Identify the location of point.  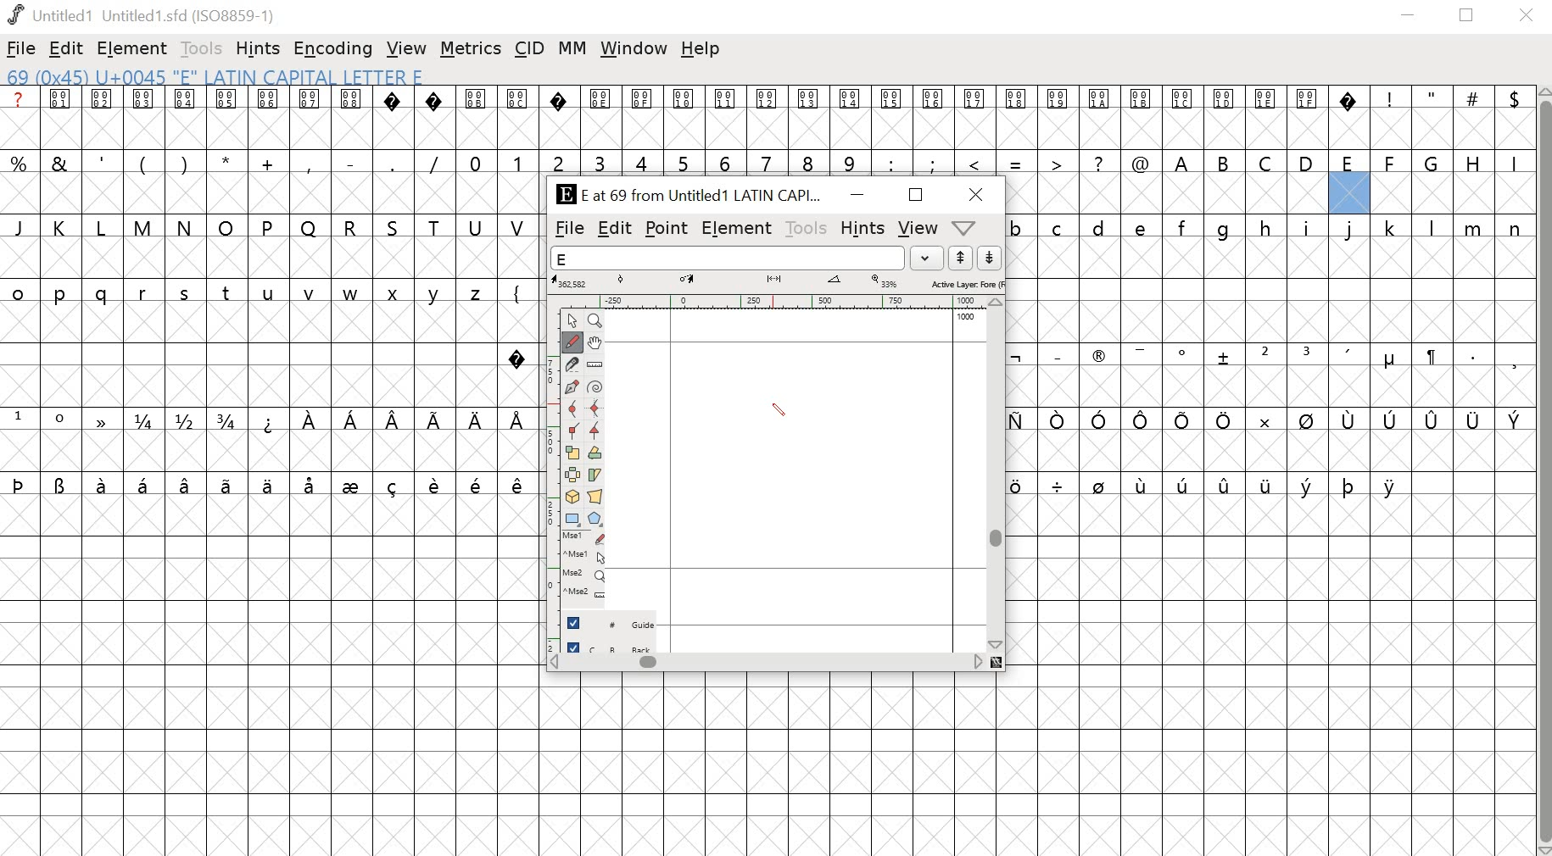
(667, 229).